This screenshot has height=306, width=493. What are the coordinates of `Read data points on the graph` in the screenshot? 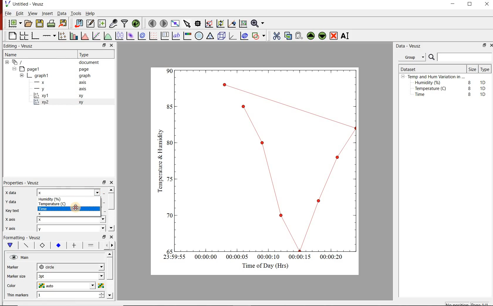 It's located at (198, 24).